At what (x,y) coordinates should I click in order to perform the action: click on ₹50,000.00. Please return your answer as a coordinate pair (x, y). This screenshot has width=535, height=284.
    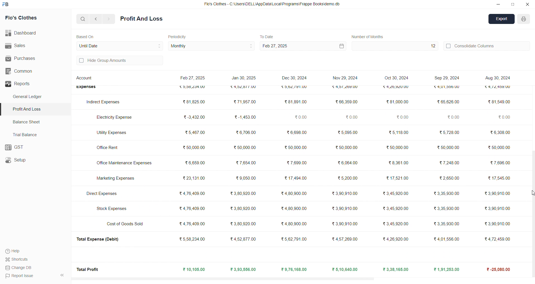
    Looking at the image, I should click on (397, 148).